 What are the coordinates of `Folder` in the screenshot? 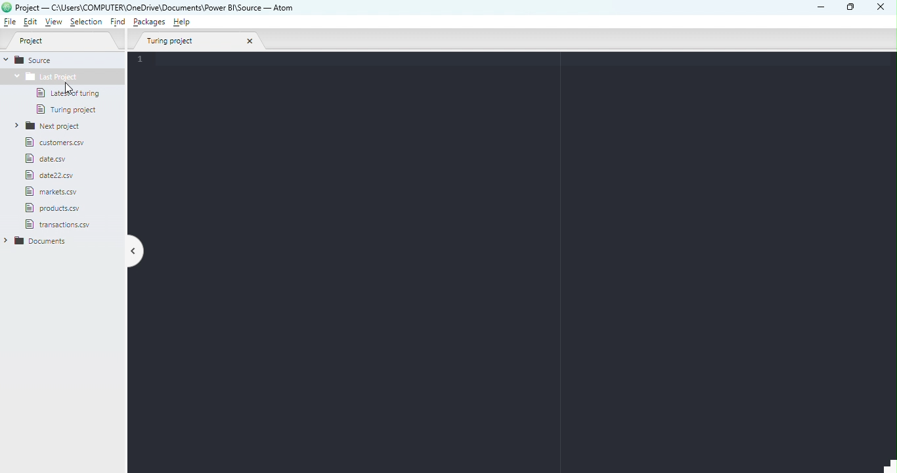 It's located at (61, 78).